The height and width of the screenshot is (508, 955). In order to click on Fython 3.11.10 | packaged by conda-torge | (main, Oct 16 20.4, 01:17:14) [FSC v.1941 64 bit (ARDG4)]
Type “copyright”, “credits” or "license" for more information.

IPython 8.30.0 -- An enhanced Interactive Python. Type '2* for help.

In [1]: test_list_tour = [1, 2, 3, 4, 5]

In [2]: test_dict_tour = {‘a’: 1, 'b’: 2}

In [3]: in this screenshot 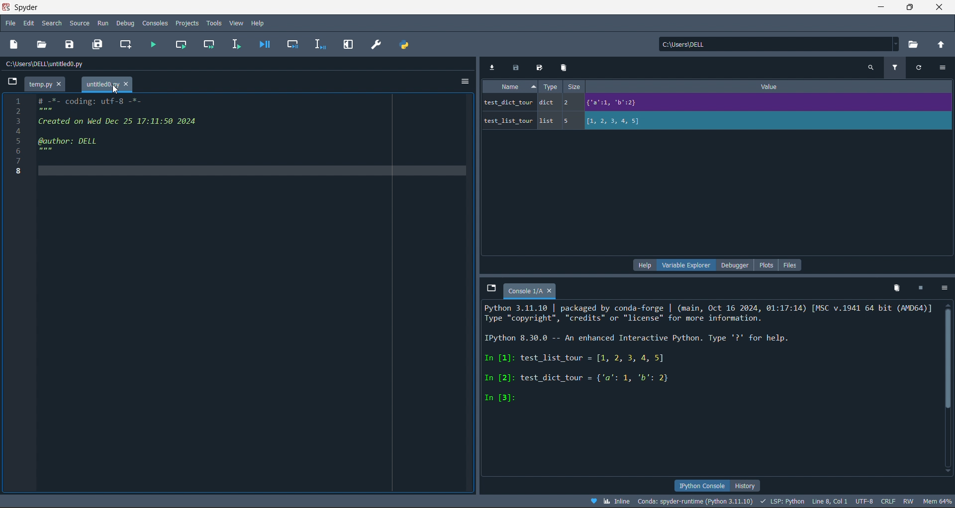, I will do `click(709, 356)`.